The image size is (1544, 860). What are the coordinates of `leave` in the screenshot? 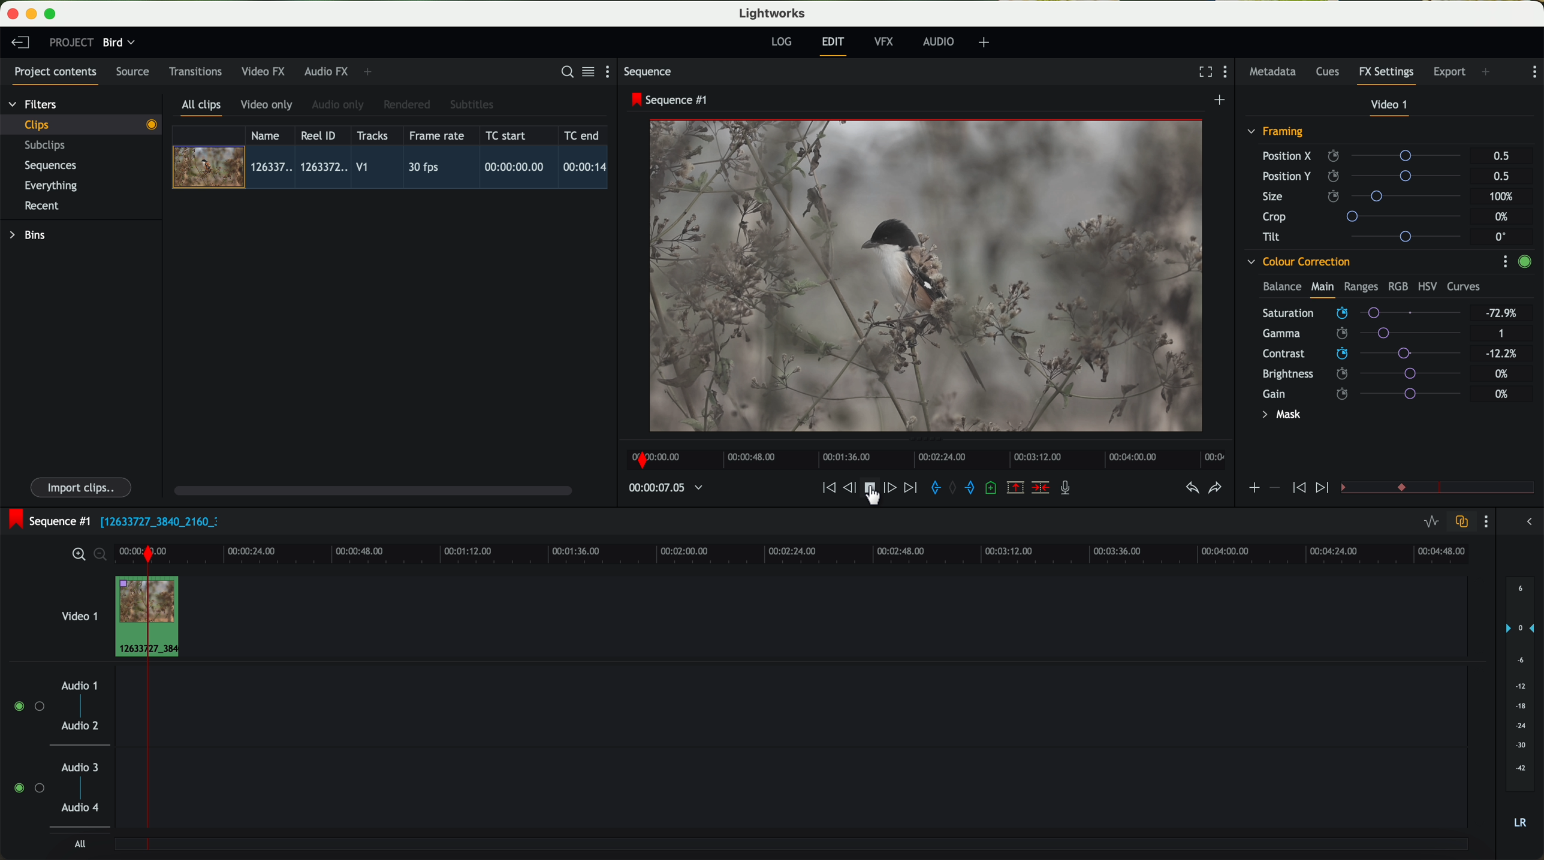 It's located at (20, 43).